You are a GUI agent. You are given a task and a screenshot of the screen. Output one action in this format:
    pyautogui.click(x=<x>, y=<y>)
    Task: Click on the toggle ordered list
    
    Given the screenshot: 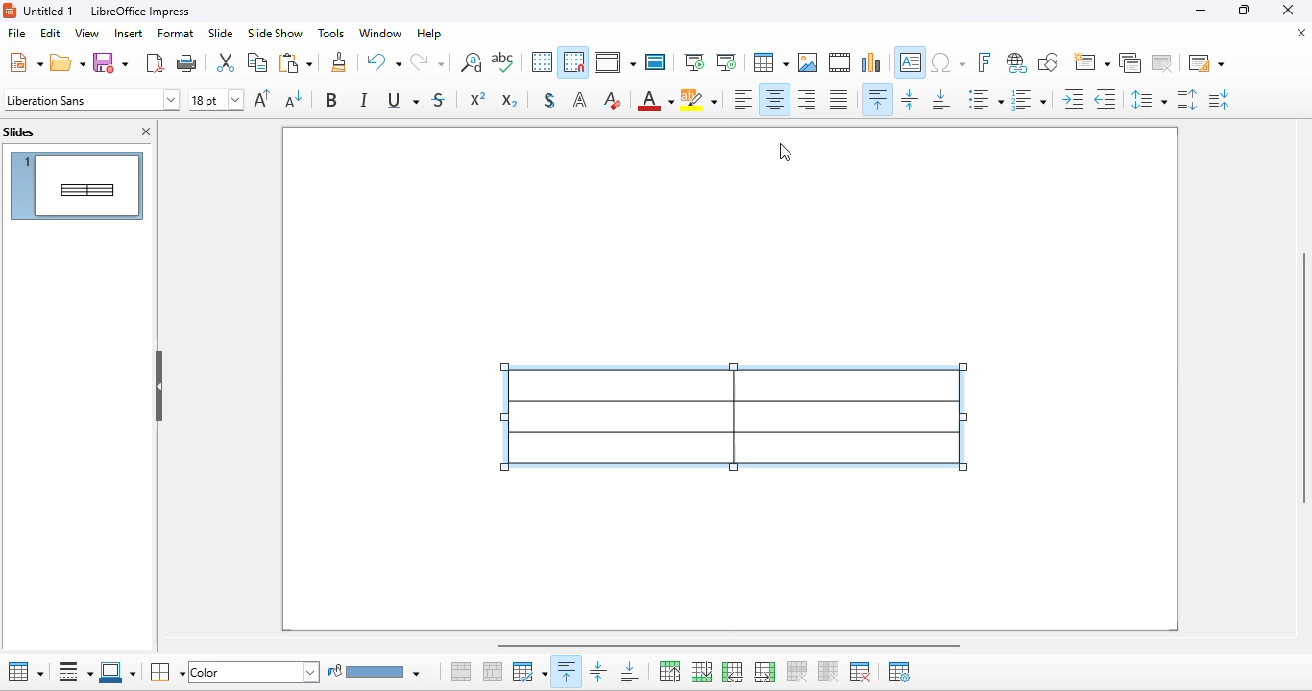 What is the action you would take?
    pyautogui.click(x=1029, y=100)
    